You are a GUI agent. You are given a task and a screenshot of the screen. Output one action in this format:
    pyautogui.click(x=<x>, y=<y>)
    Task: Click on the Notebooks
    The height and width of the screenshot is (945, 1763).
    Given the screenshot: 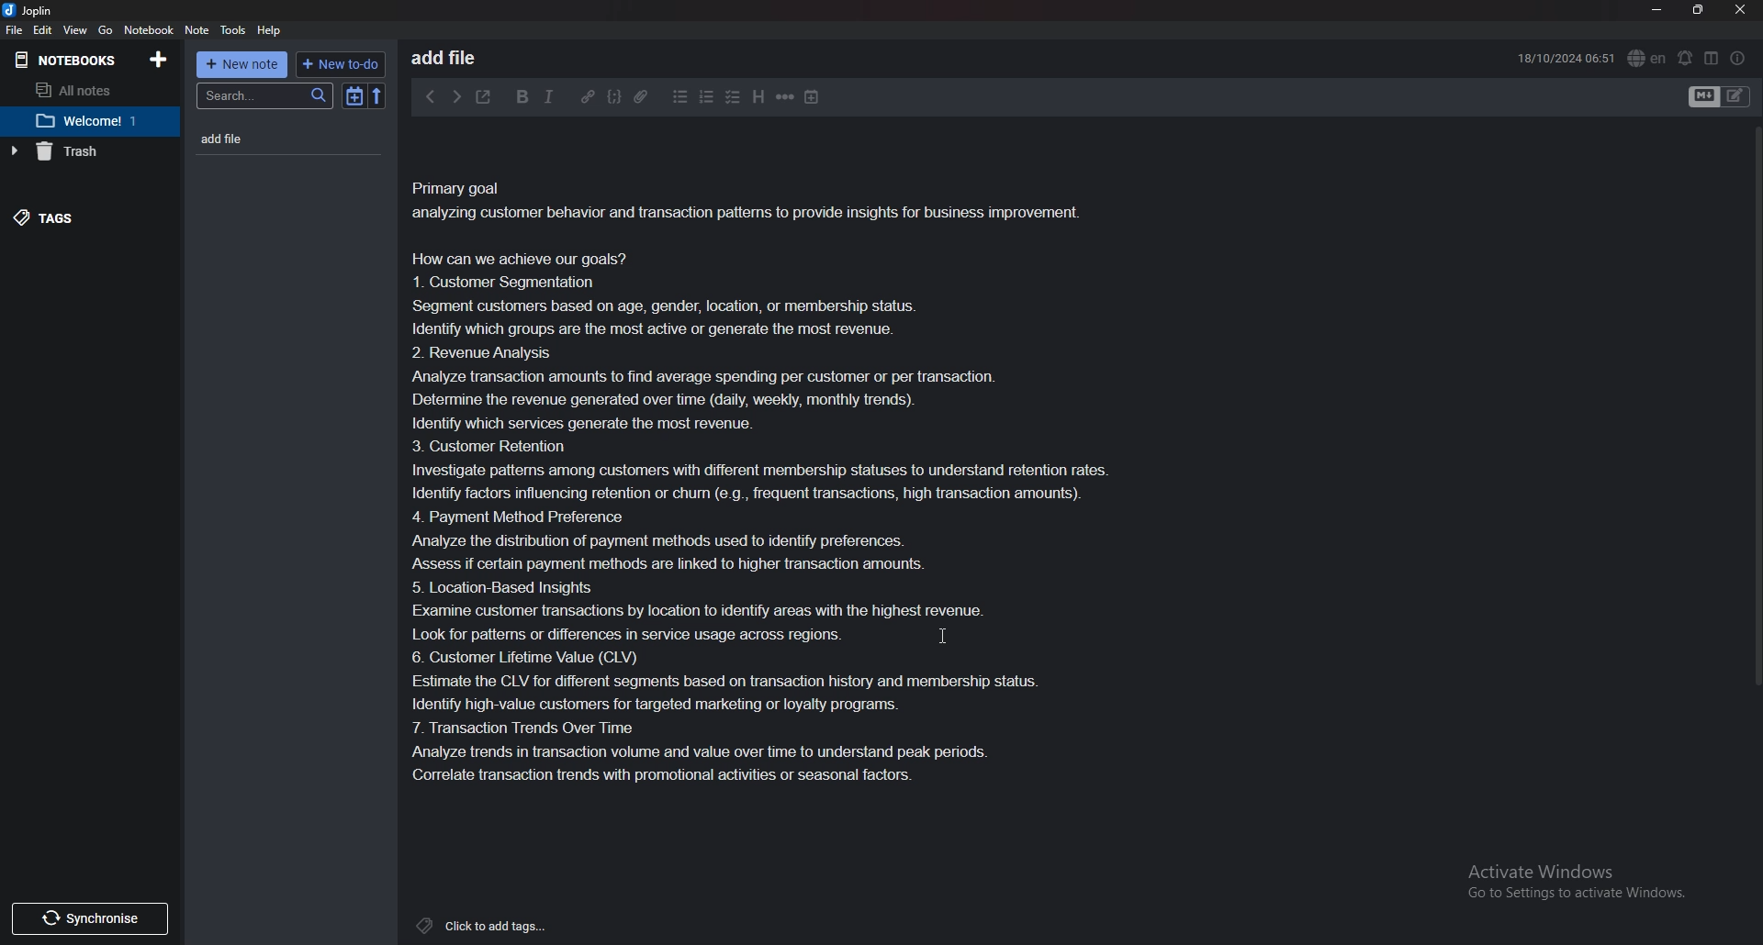 What is the action you would take?
    pyautogui.click(x=65, y=60)
    